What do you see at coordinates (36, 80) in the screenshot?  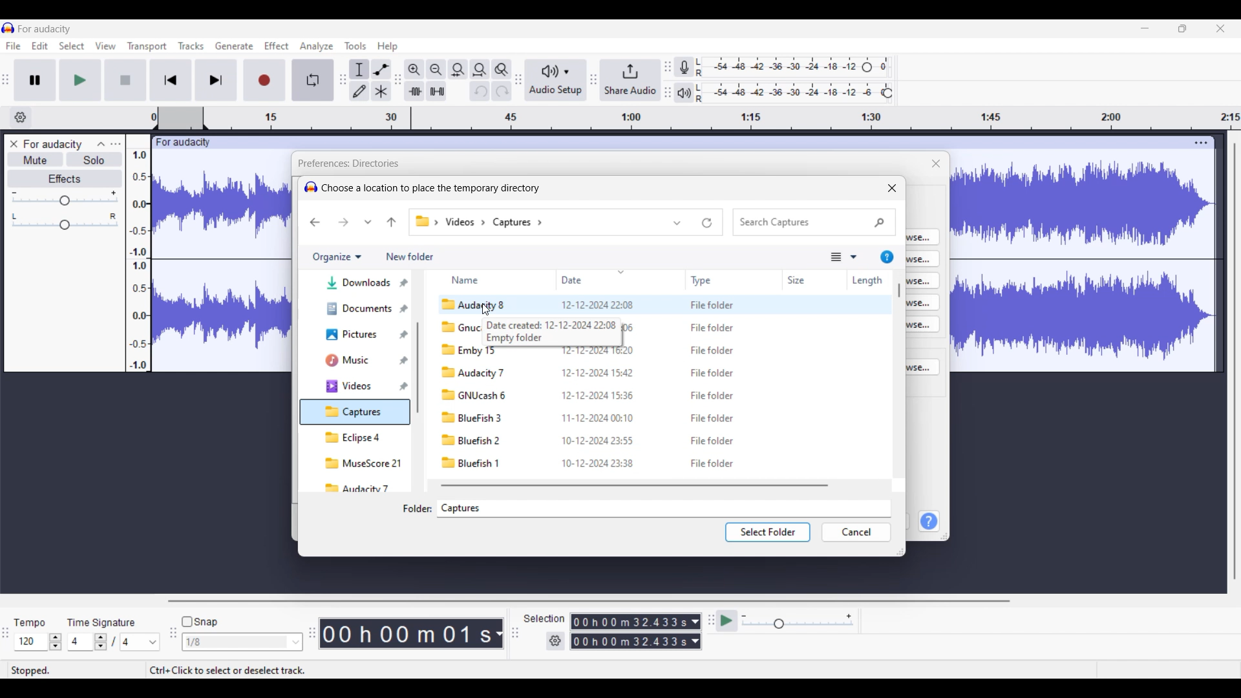 I see `Pause` at bounding box center [36, 80].